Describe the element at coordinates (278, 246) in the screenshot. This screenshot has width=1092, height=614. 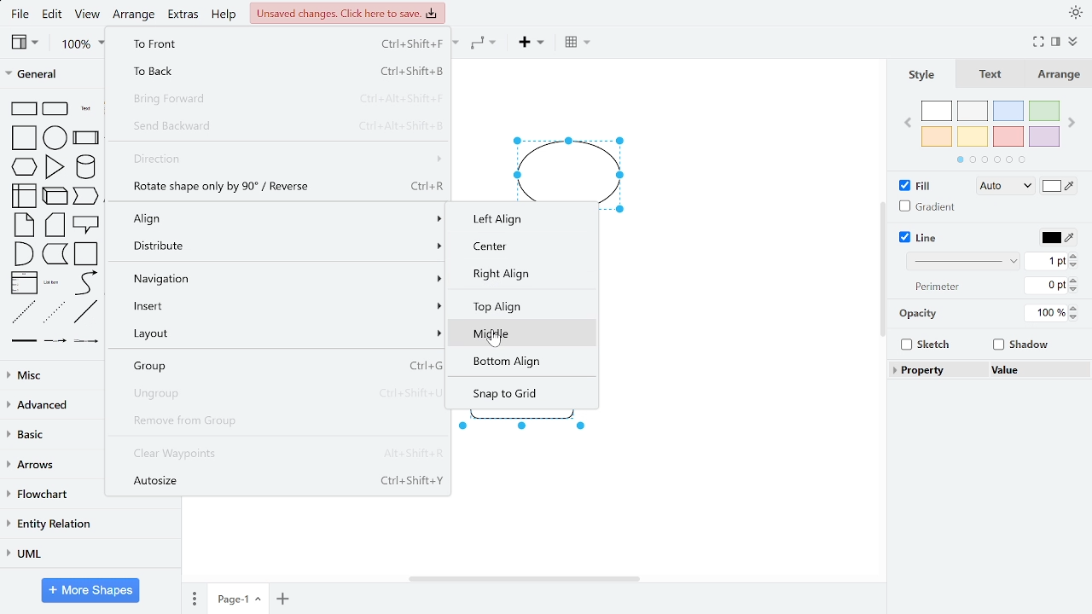
I see `distribute` at that location.